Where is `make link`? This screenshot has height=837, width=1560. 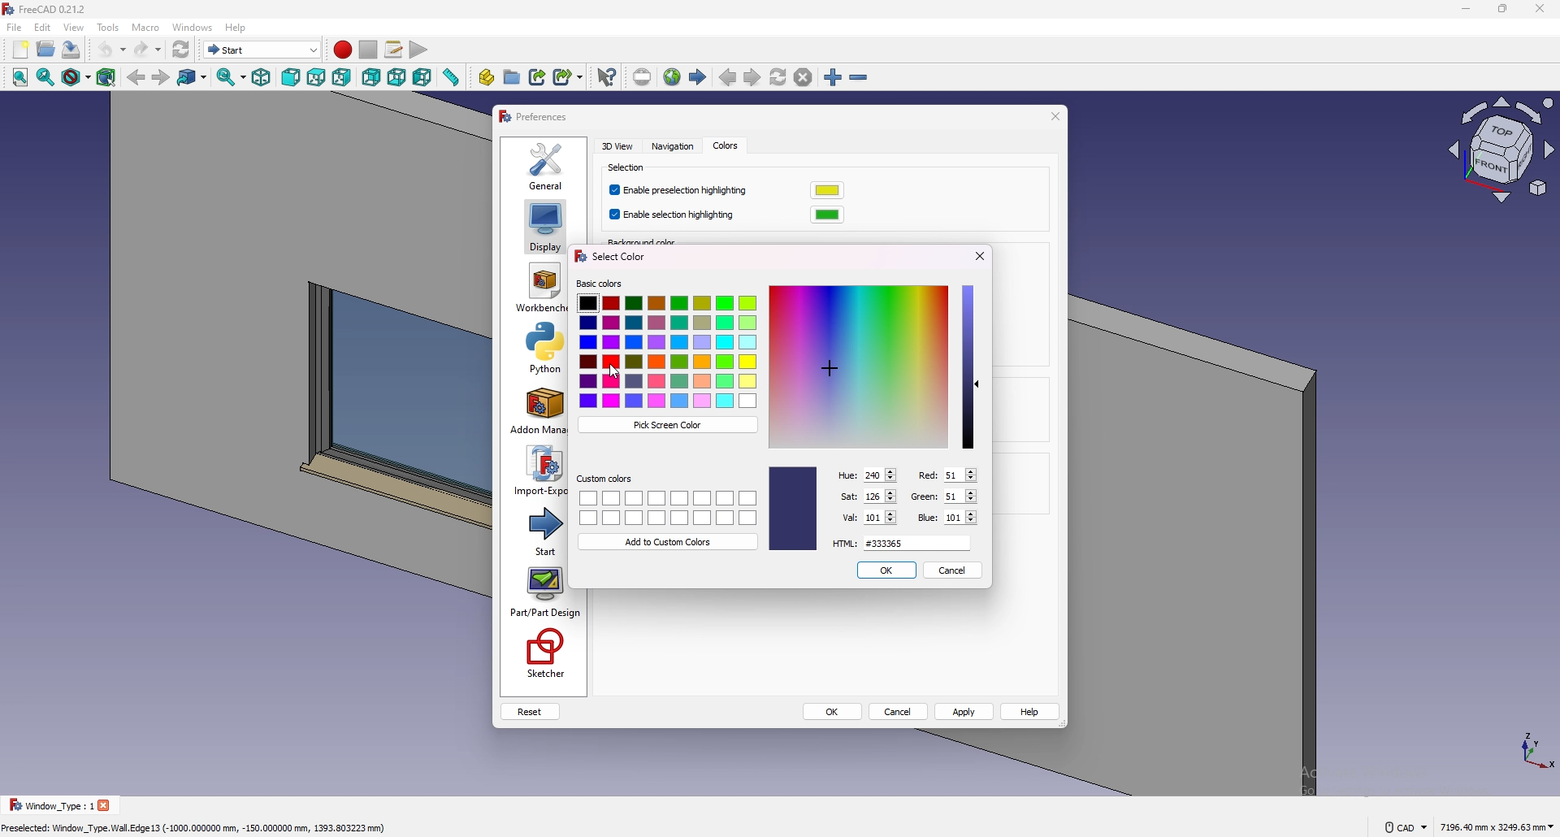 make link is located at coordinates (539, 76).